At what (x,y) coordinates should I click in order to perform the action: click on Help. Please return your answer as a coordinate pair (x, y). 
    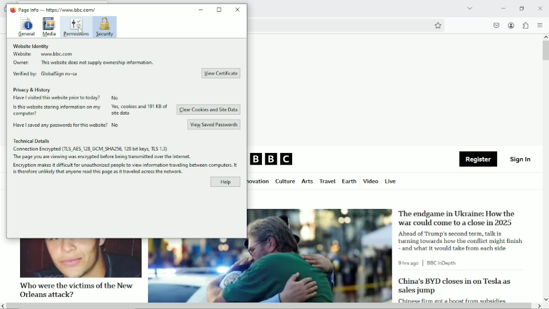
    Looking at the image, I should click on (226, 181).